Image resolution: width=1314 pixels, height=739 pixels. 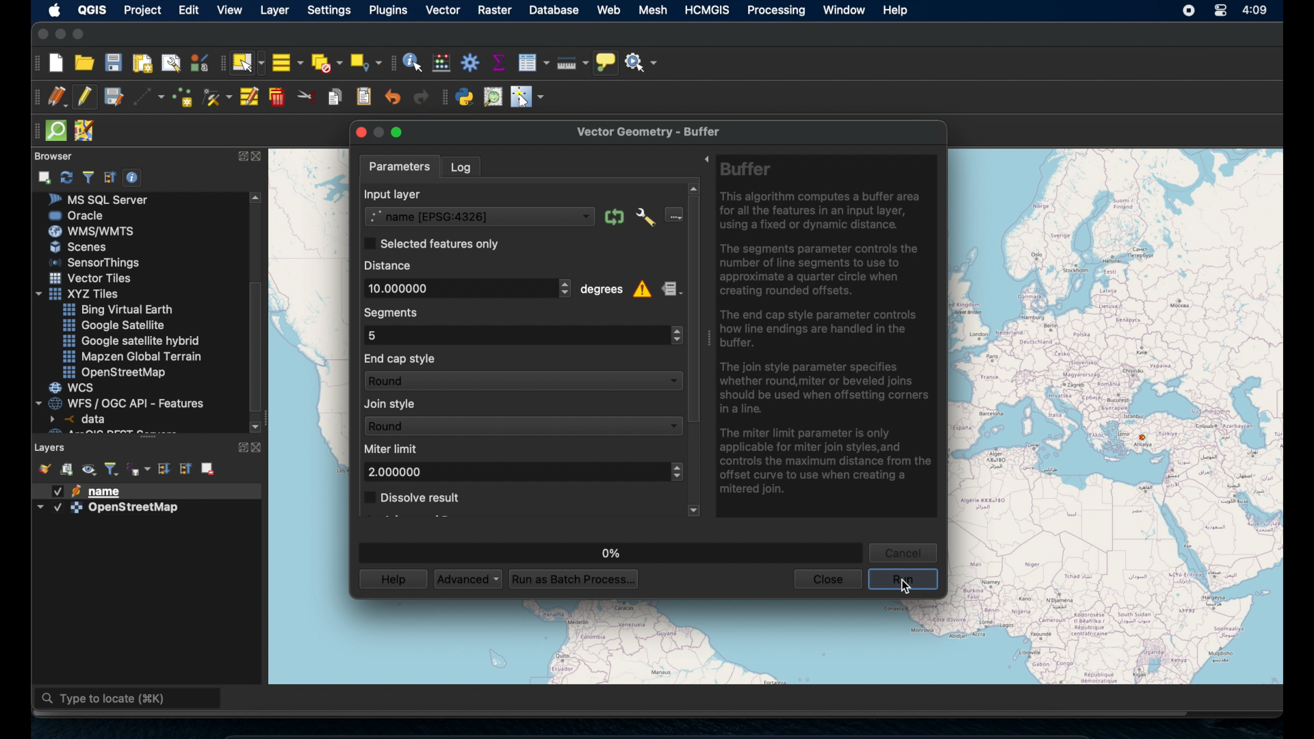 What do you see at coordinates (255, 425) in the screenshot?
I see `scroll down arrow` at bounding box center [255, 425].